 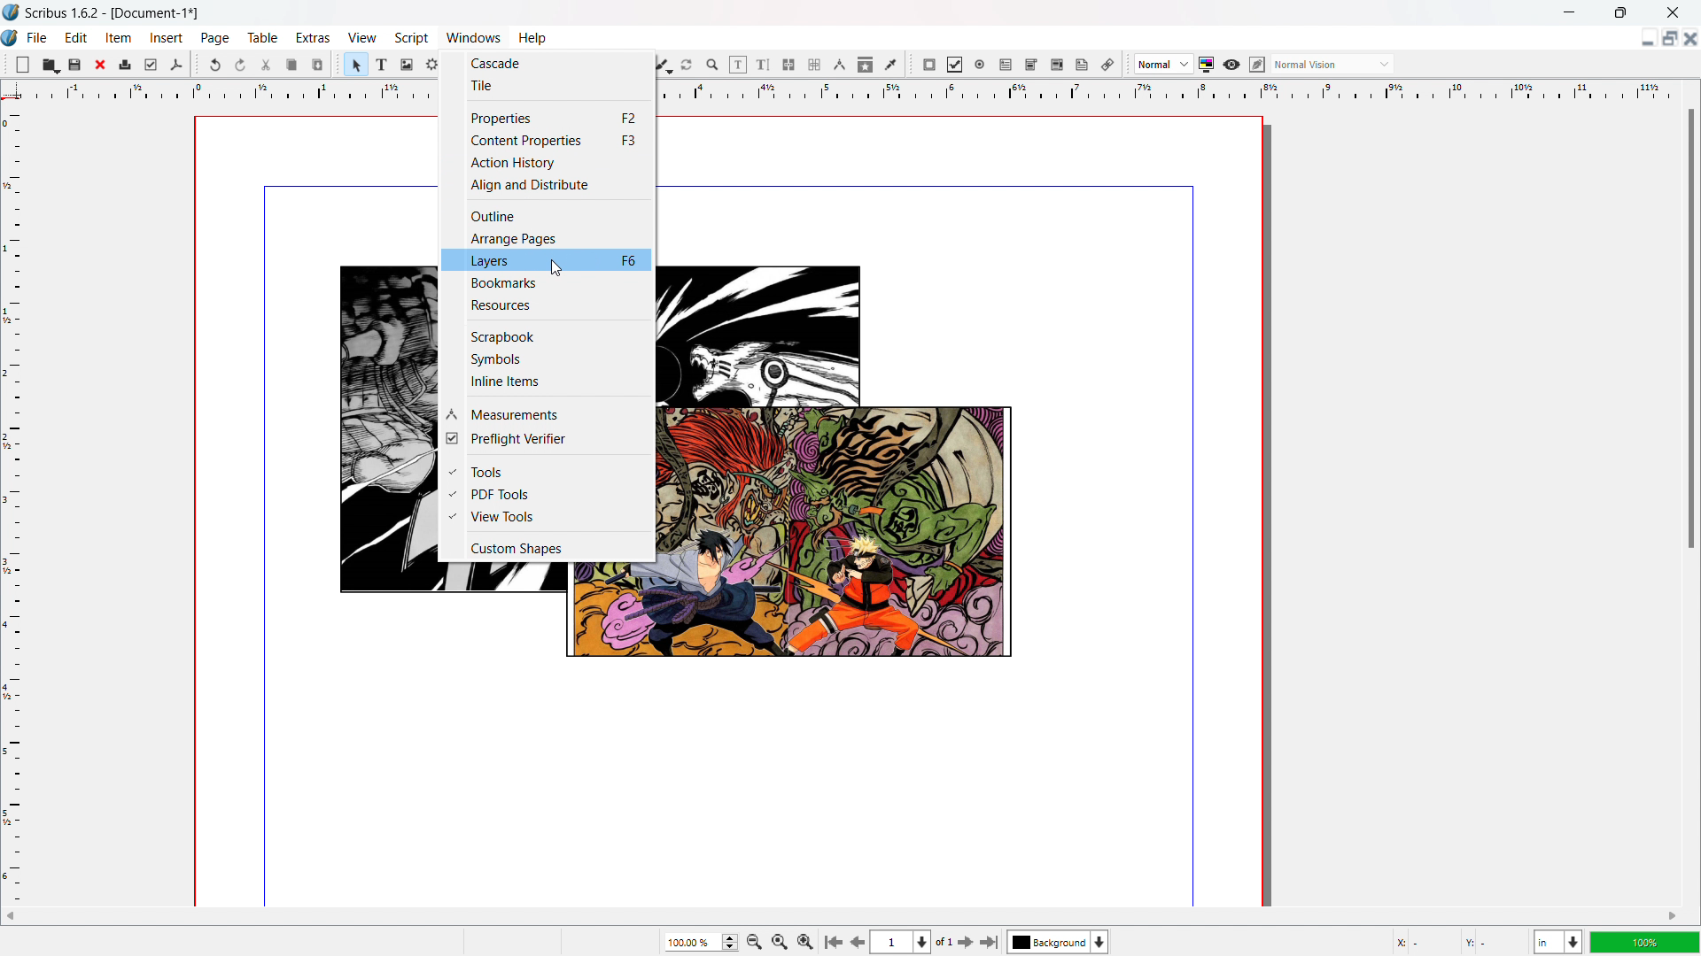 I want to click on Zoom out by the stepping value selected in settings, so click(x=804, y=940).